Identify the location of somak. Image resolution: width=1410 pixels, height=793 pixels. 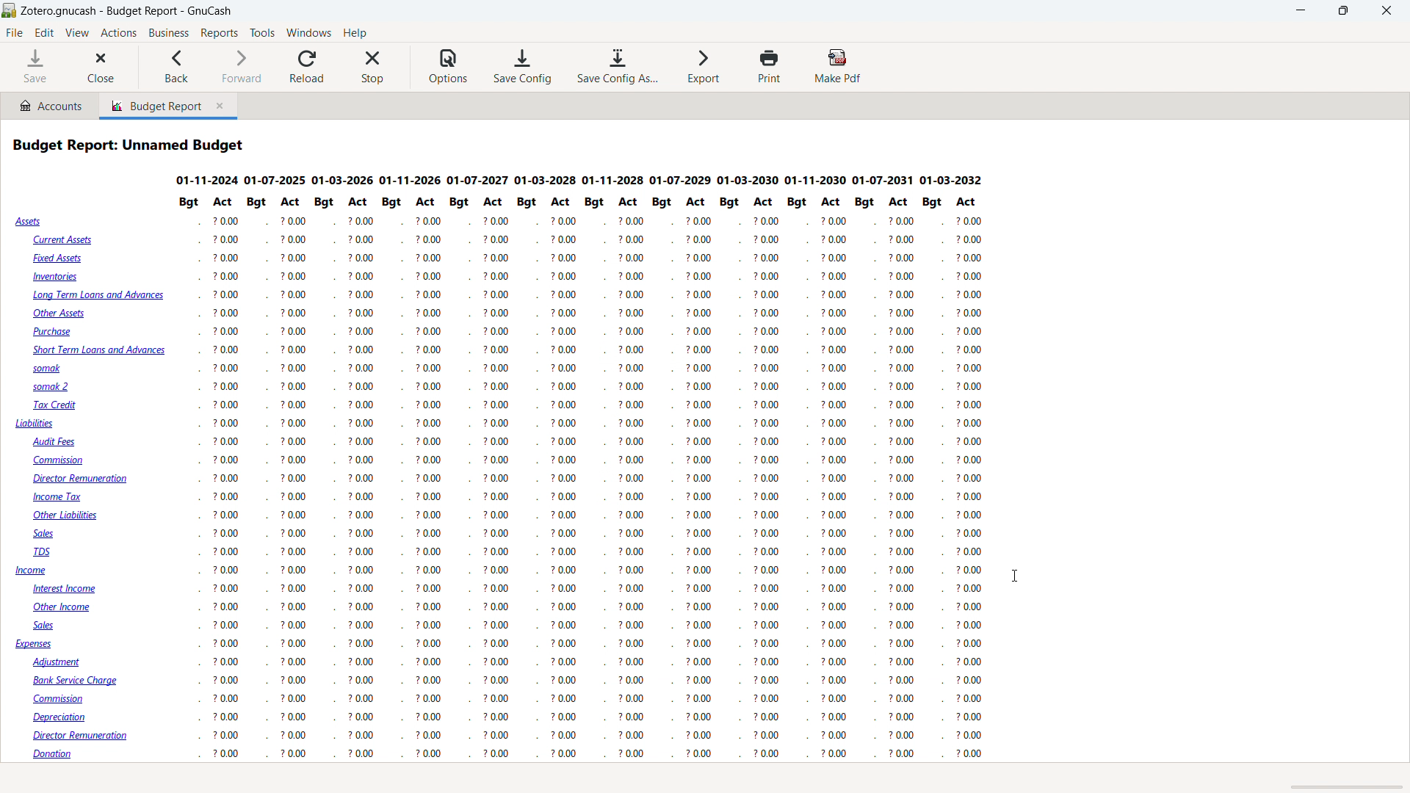
(44, 368).